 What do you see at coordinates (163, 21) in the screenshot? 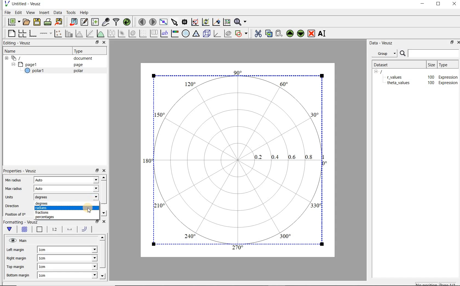
I see `view plot full screen` at bounding box center [163, 21].